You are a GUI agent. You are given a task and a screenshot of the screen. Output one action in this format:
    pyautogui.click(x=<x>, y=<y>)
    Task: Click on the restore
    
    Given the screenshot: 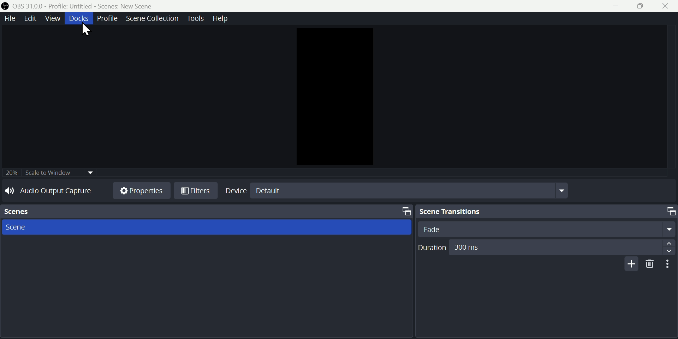 What is the action you would take?
    pyautogui.click(x=640, y=7)
    